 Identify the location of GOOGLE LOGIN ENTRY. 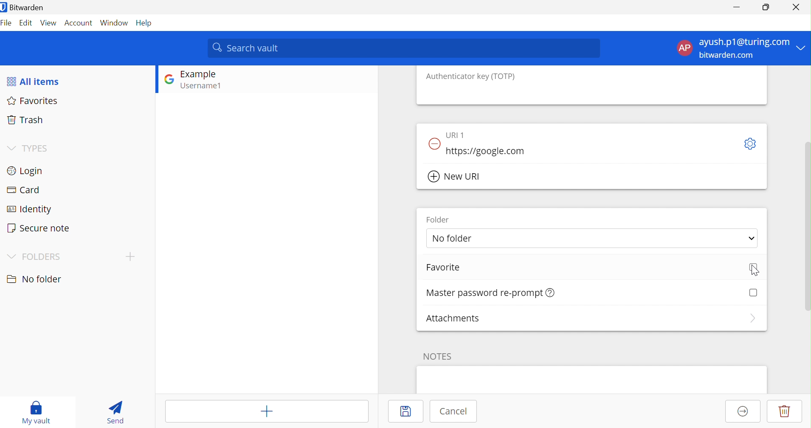
(211, 81).